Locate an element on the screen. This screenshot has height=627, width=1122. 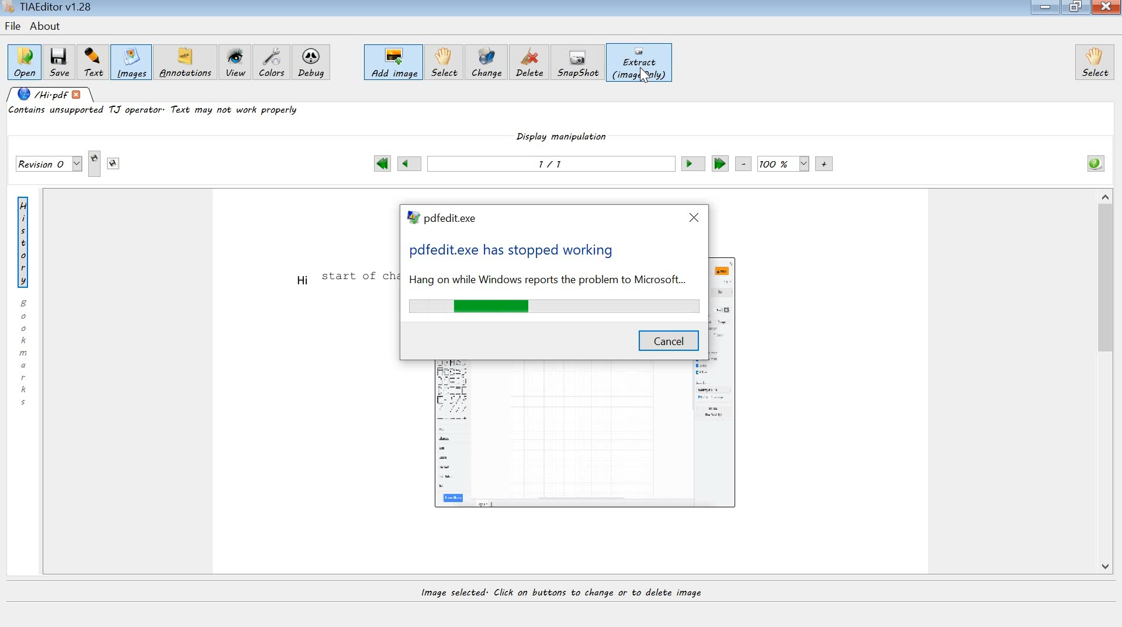
images is located at coordinates (130, 64).